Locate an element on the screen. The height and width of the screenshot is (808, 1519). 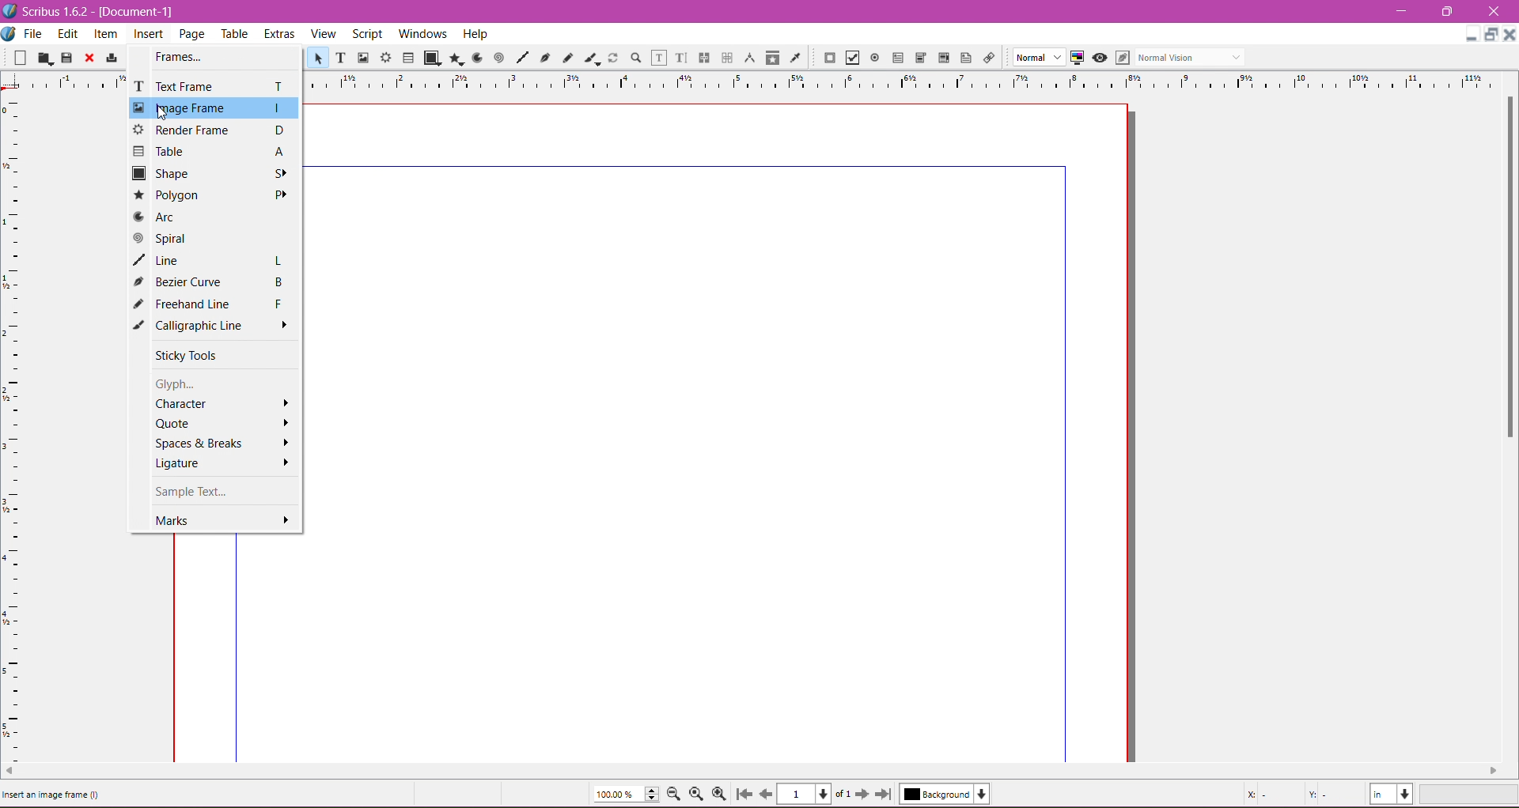
Character is located at coordinates (221, 403).